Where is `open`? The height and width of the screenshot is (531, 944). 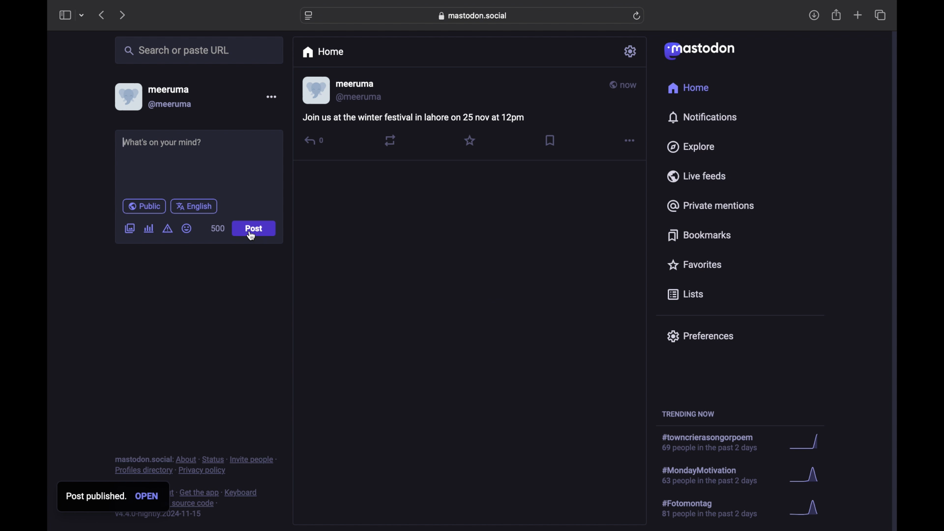 open is located at coordinates (150, 497).